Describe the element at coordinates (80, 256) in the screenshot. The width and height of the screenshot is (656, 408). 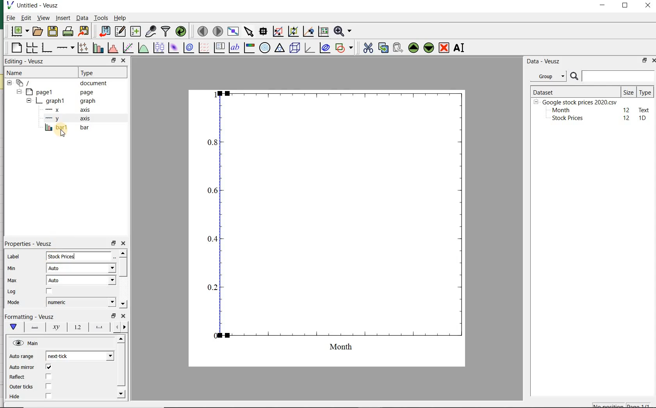
I see `input field` at that location.